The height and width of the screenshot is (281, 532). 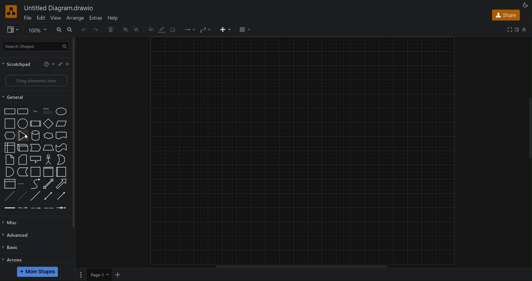 What do you see at coordinates (246, 29) in the screenshot?
I see `Table` at bounding box center [246, 29].